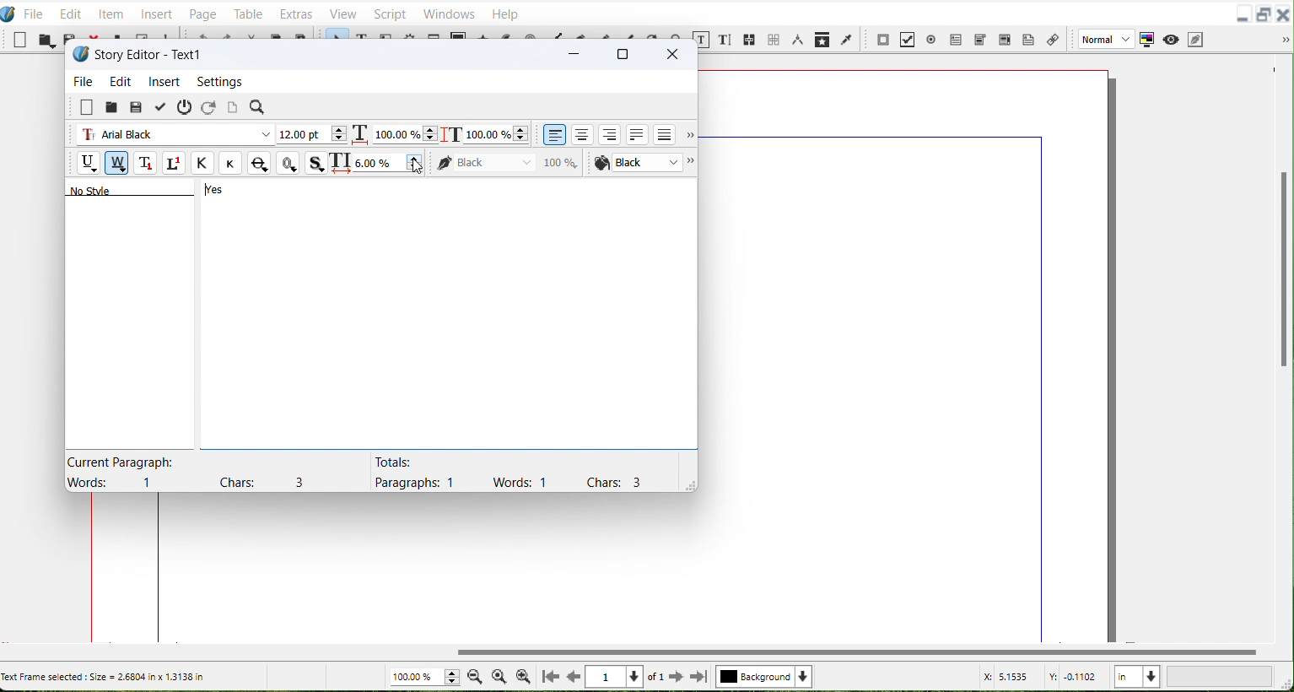  What do you see at coordinates (1053, 37) in the screenshot?
I see `Link Annotation` at bounding box center [1053, 37].